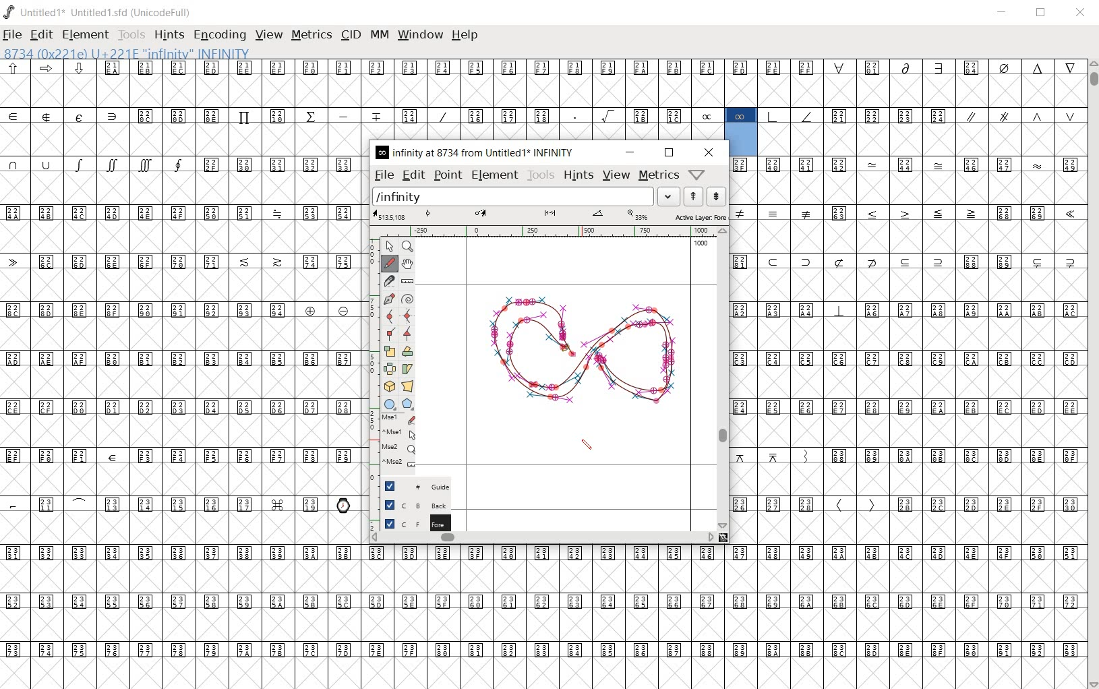  Describe the element at coordinates (184, 529) in the screenshot. I see `empty glyph slots` at that location.